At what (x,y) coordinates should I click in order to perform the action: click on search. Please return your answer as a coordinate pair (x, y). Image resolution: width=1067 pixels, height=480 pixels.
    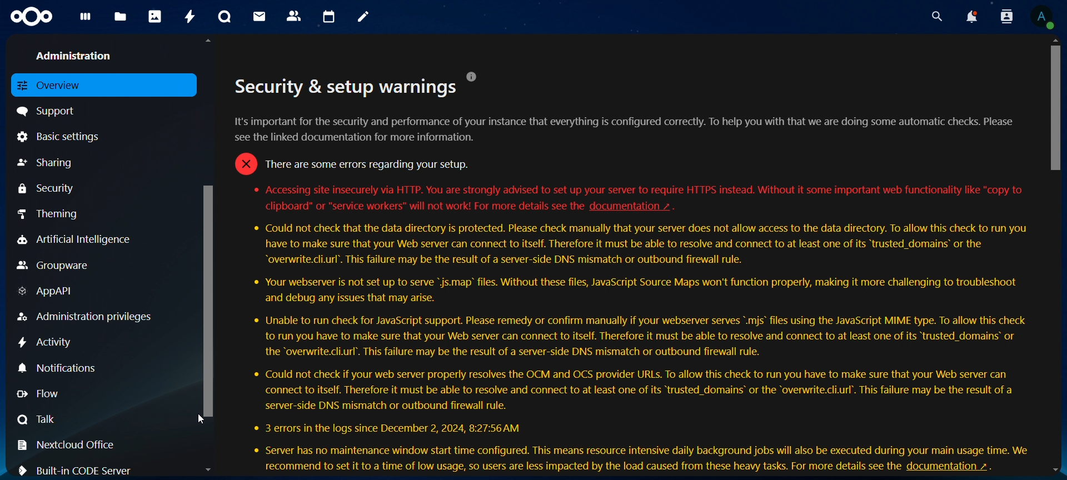
    Looking at the image, I should click on (934, 17).